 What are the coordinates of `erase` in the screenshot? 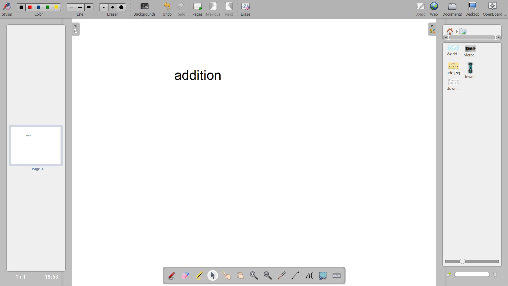 It's located at (246, 10).